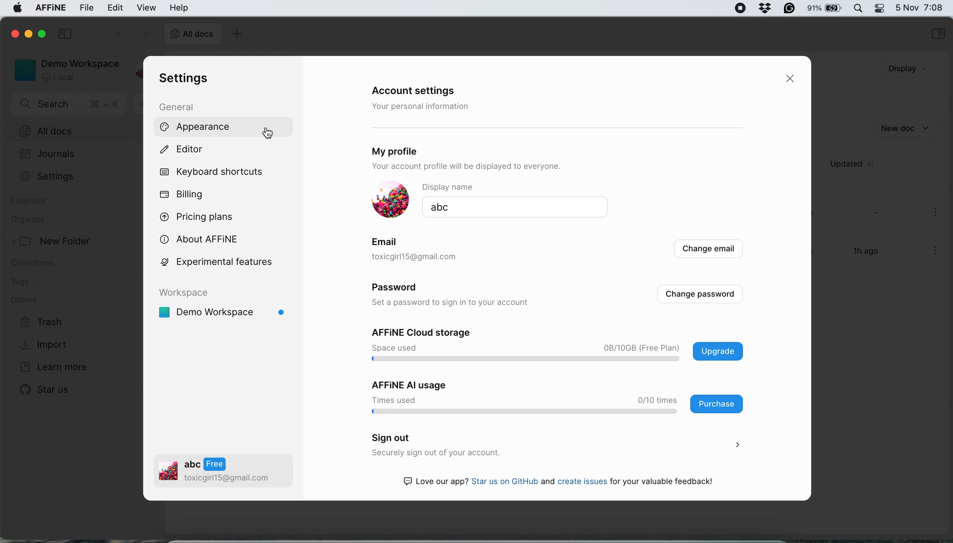 The height and width of the screenshot is (543, 953). Describe the element at coordinates (49, 153) in the screenshot. I see `journals` at that location.